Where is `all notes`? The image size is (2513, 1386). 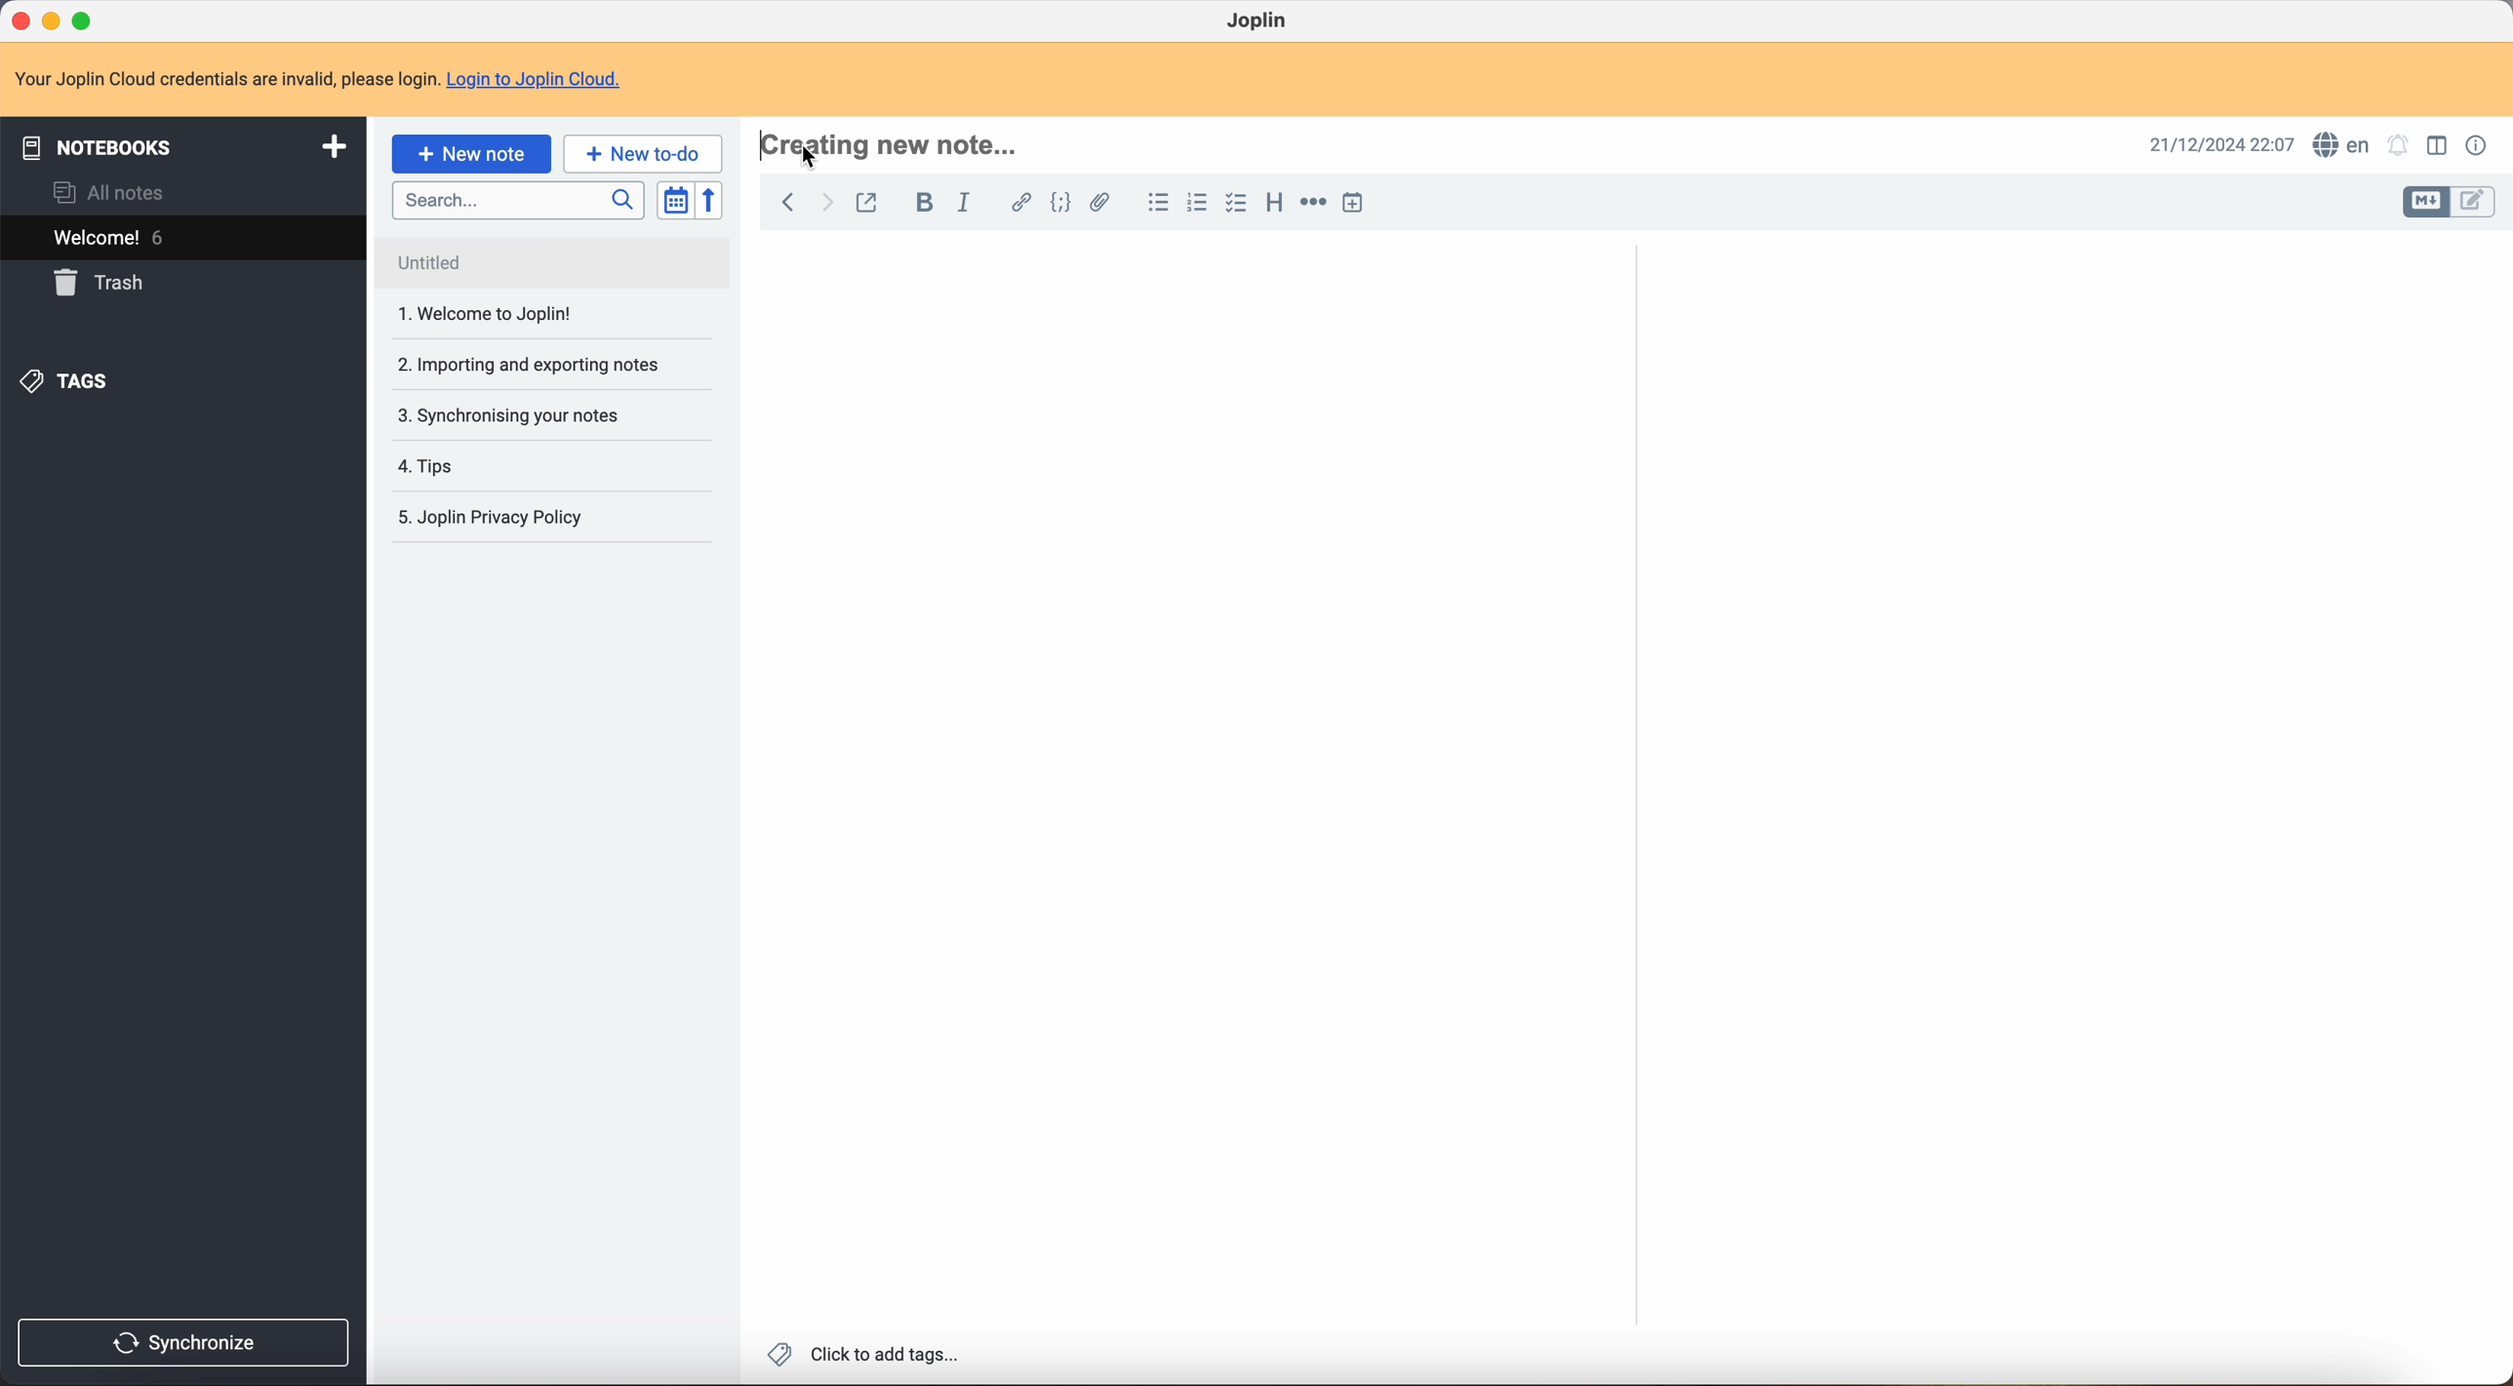 all notes is located at coordinates (105, 193).